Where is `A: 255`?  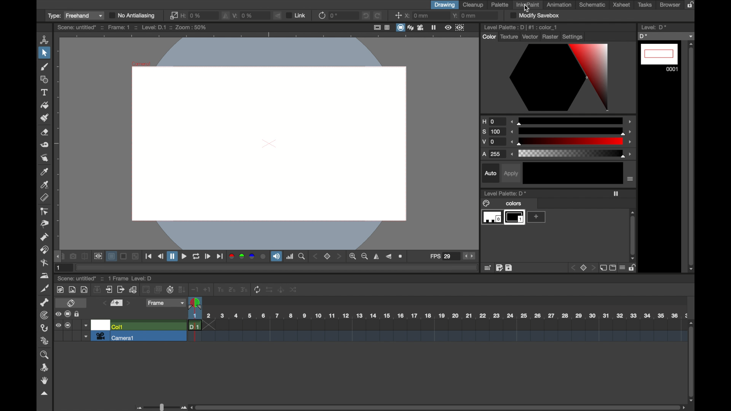
A: 255 is located at coordinates (493, 155).